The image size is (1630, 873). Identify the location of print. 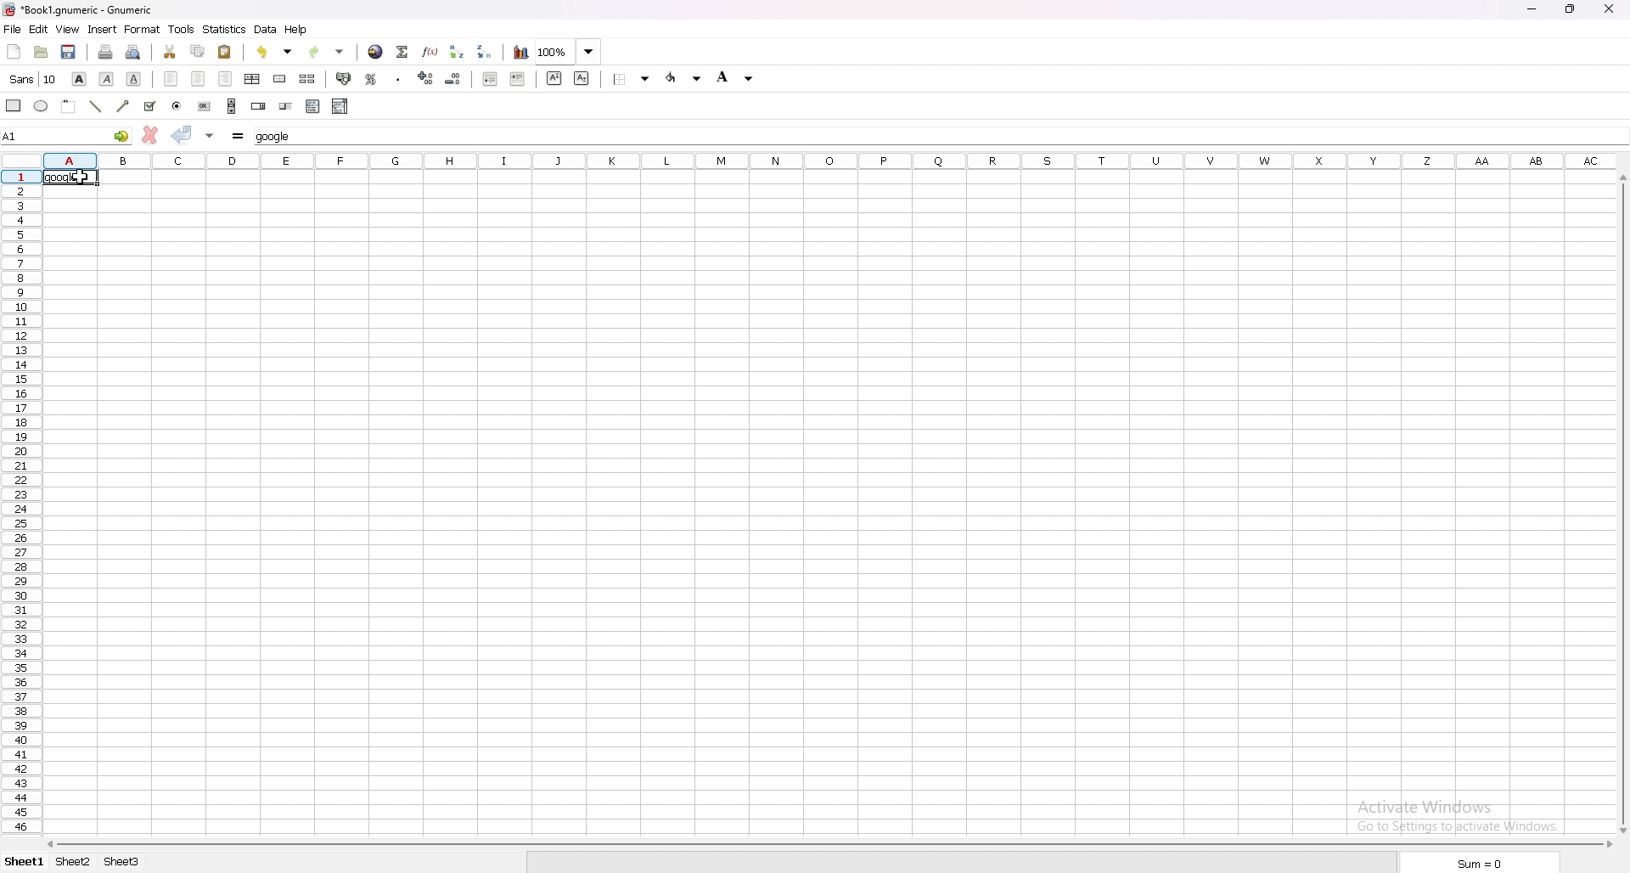
(105, 52).